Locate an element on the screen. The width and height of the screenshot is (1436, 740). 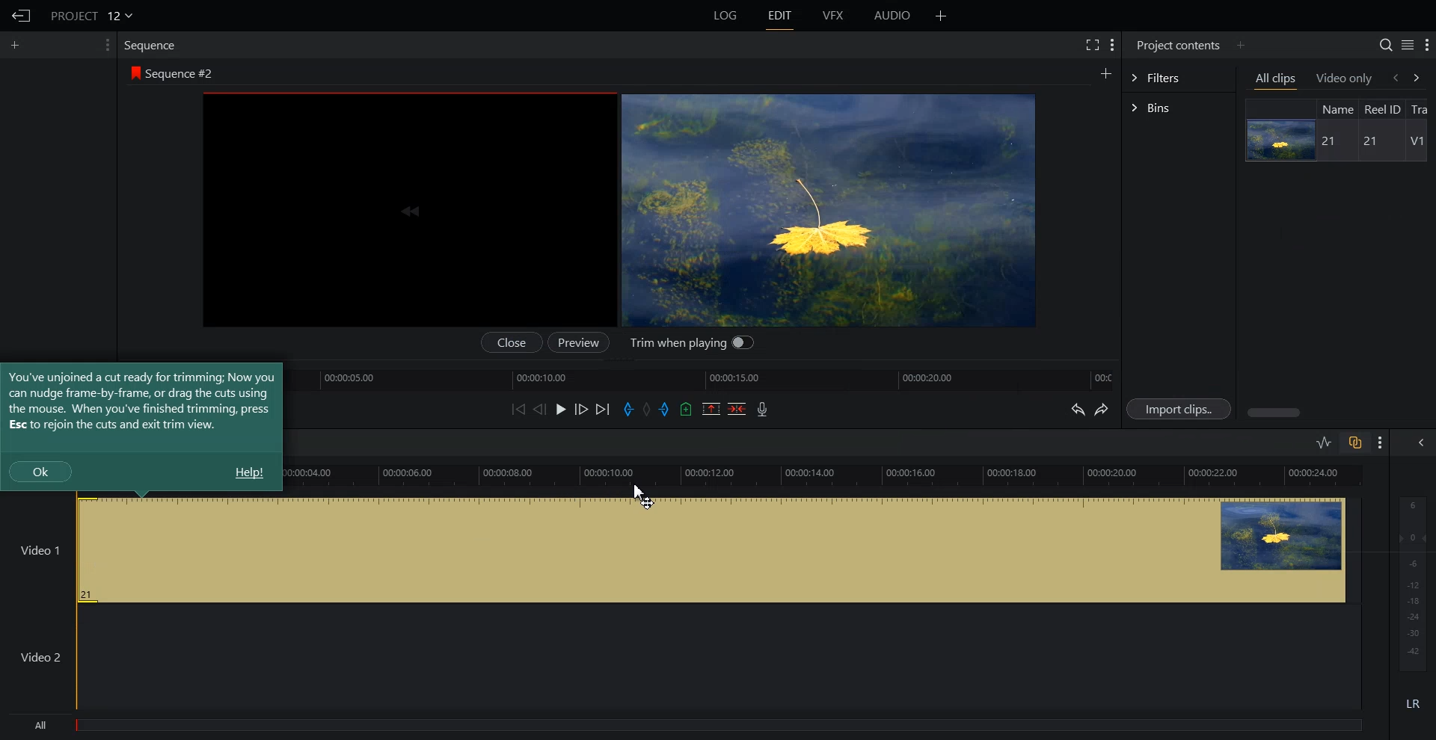
Undo is located at coordinates (1076, 408).